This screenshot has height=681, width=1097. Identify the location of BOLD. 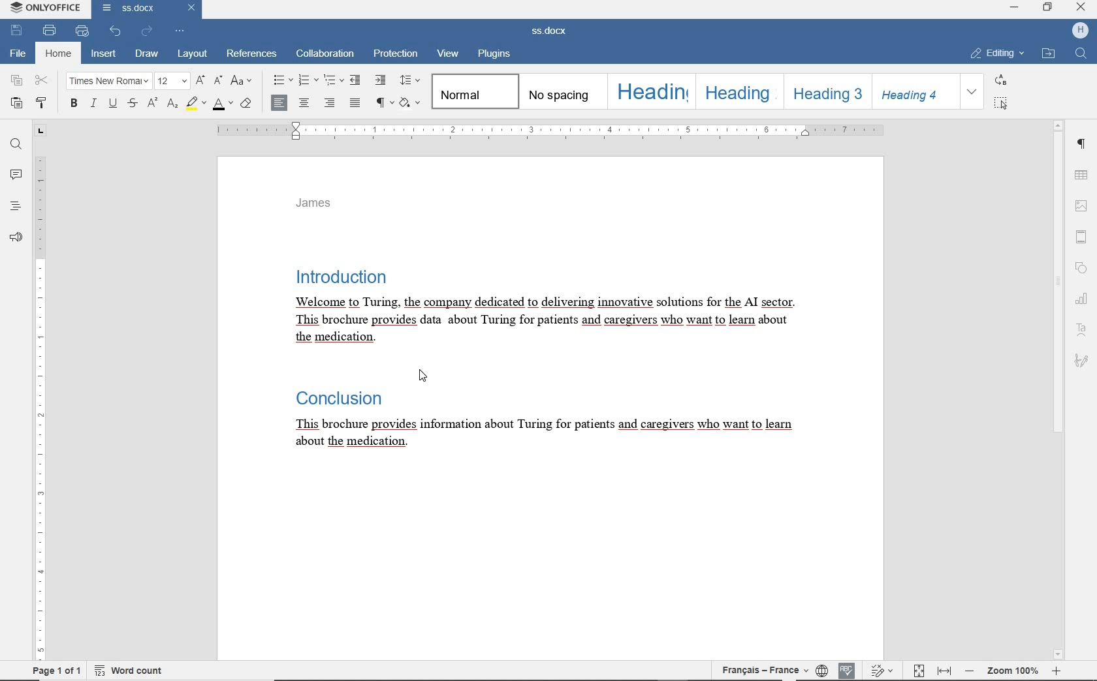
(72, 104).